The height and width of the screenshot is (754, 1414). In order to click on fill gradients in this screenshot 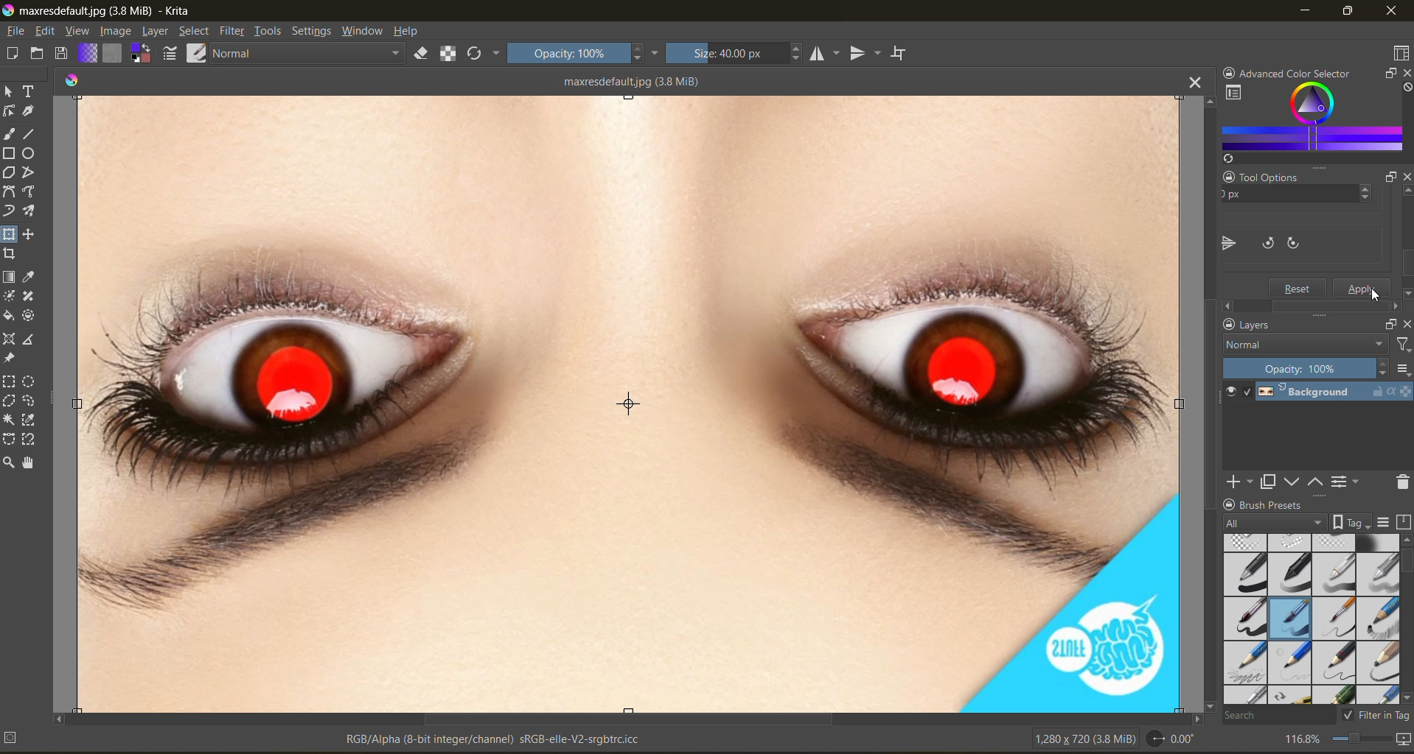, I will do `click(92, 53)`.